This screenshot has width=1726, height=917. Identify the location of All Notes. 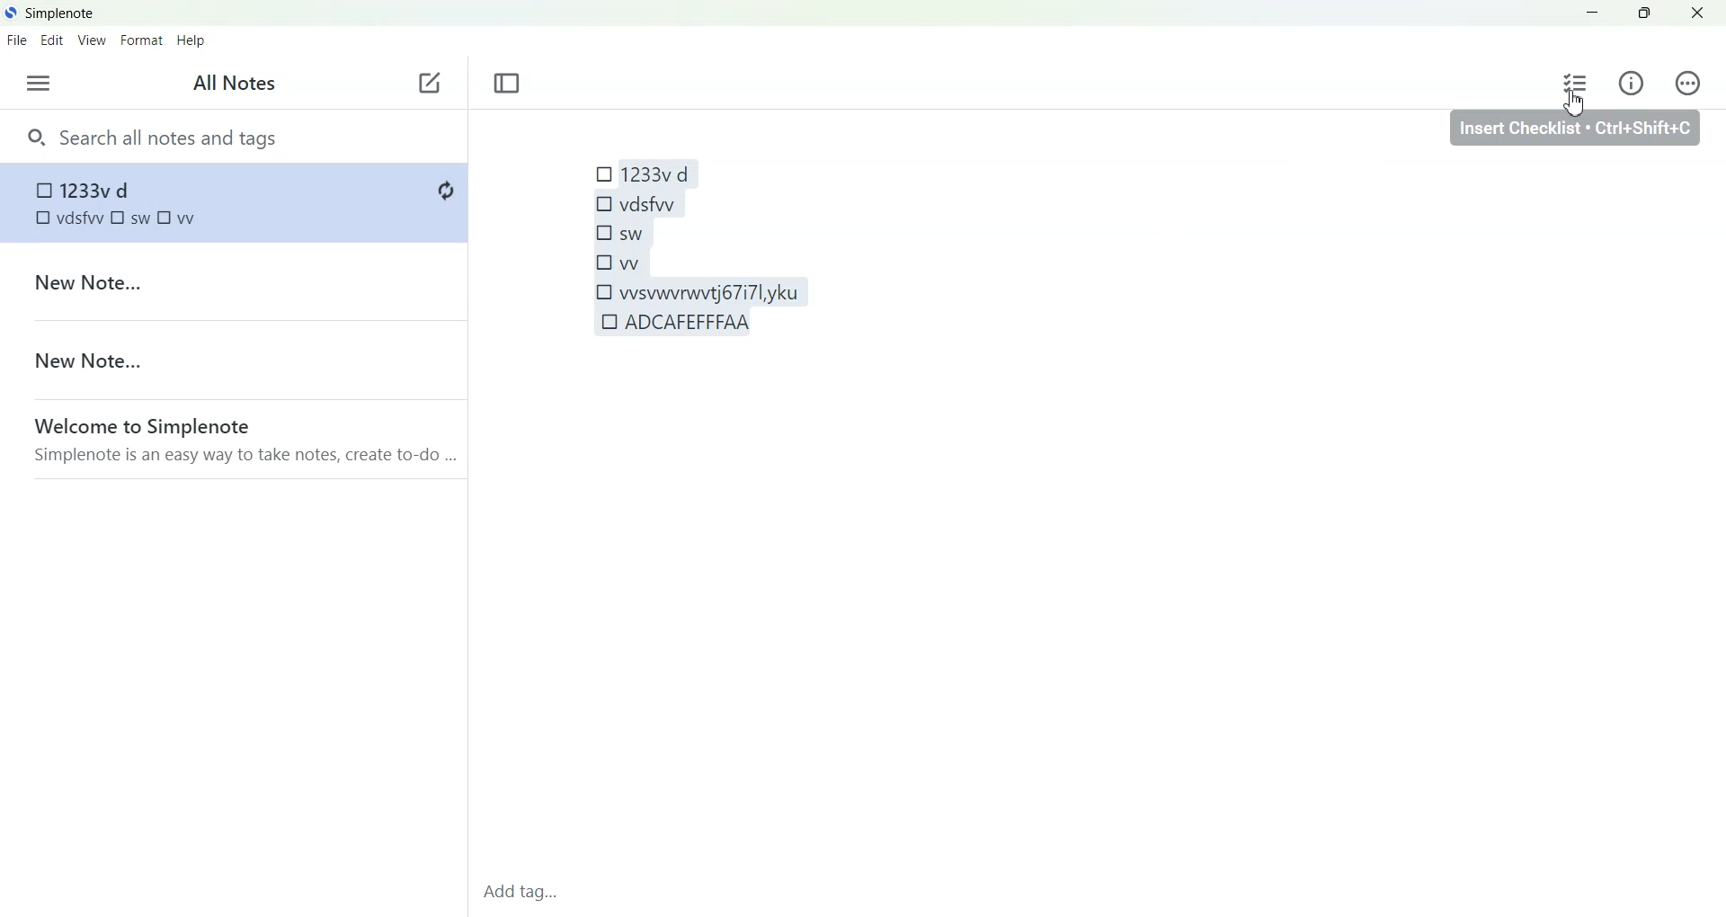
(236, 83).